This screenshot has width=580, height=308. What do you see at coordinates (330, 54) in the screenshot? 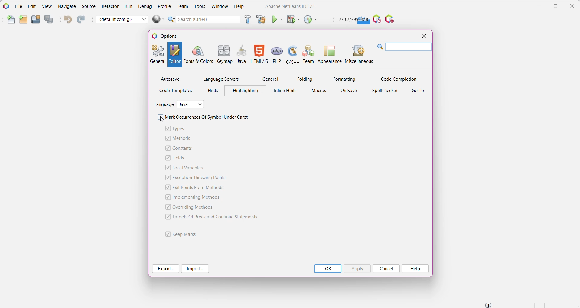
I see `Appearance` at bounding box center [330, 54].